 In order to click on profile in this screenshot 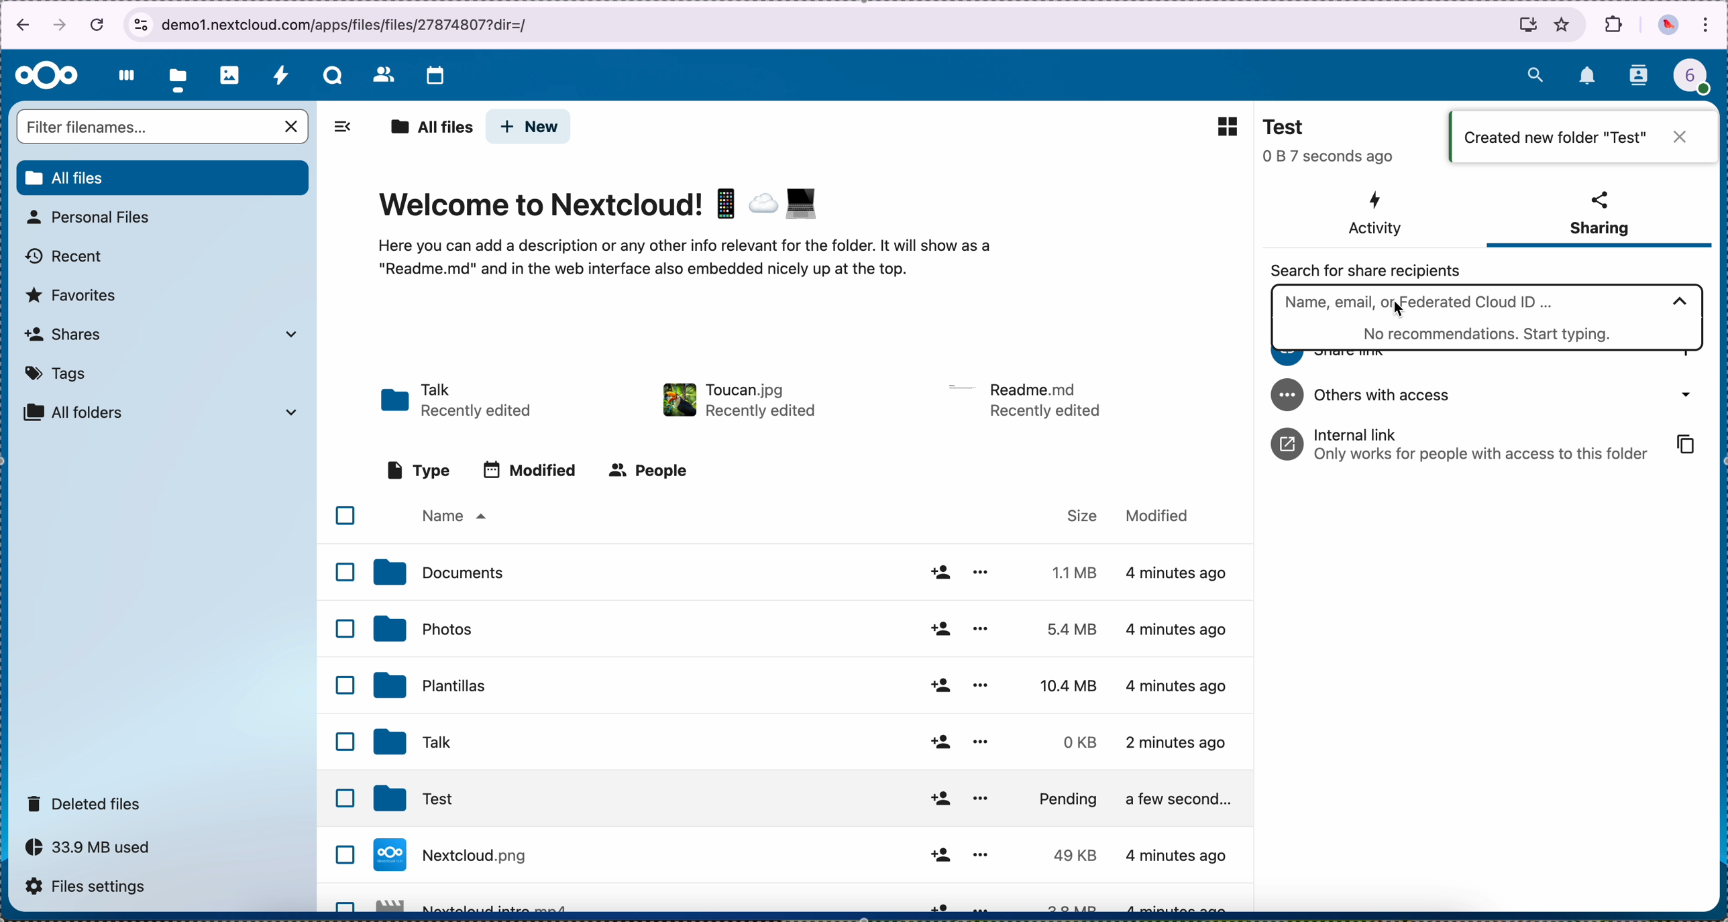, I will do `click(1700, 80)`.